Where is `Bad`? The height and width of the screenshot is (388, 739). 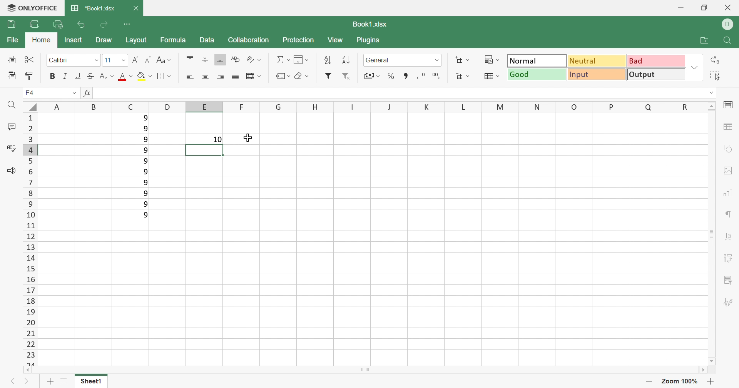 Bad is located at coordinates (655, 61).